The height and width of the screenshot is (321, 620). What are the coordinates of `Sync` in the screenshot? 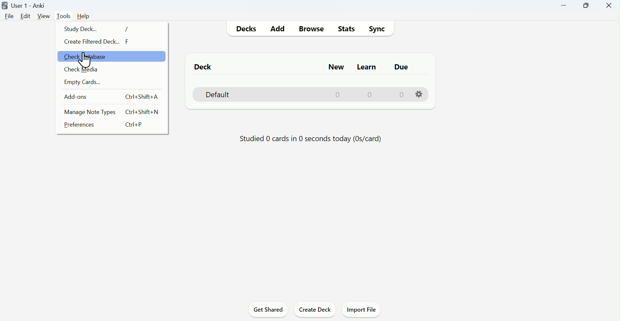 It's located at (380, 27).